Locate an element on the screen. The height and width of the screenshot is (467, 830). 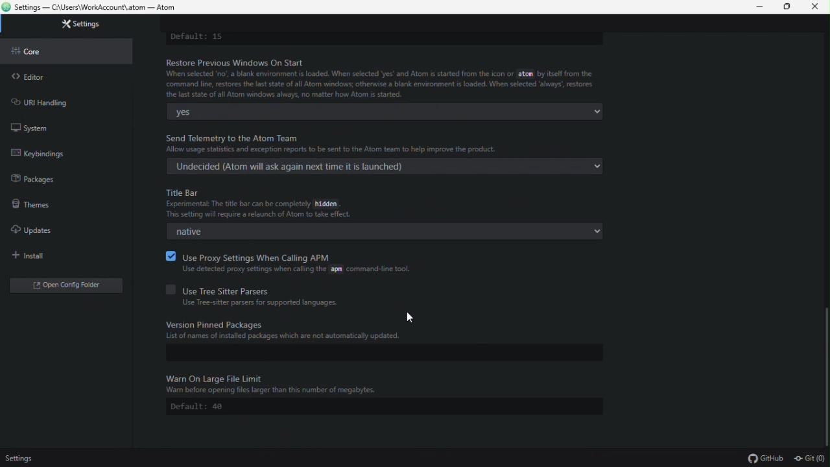
system is located at coordinates (29, 126).